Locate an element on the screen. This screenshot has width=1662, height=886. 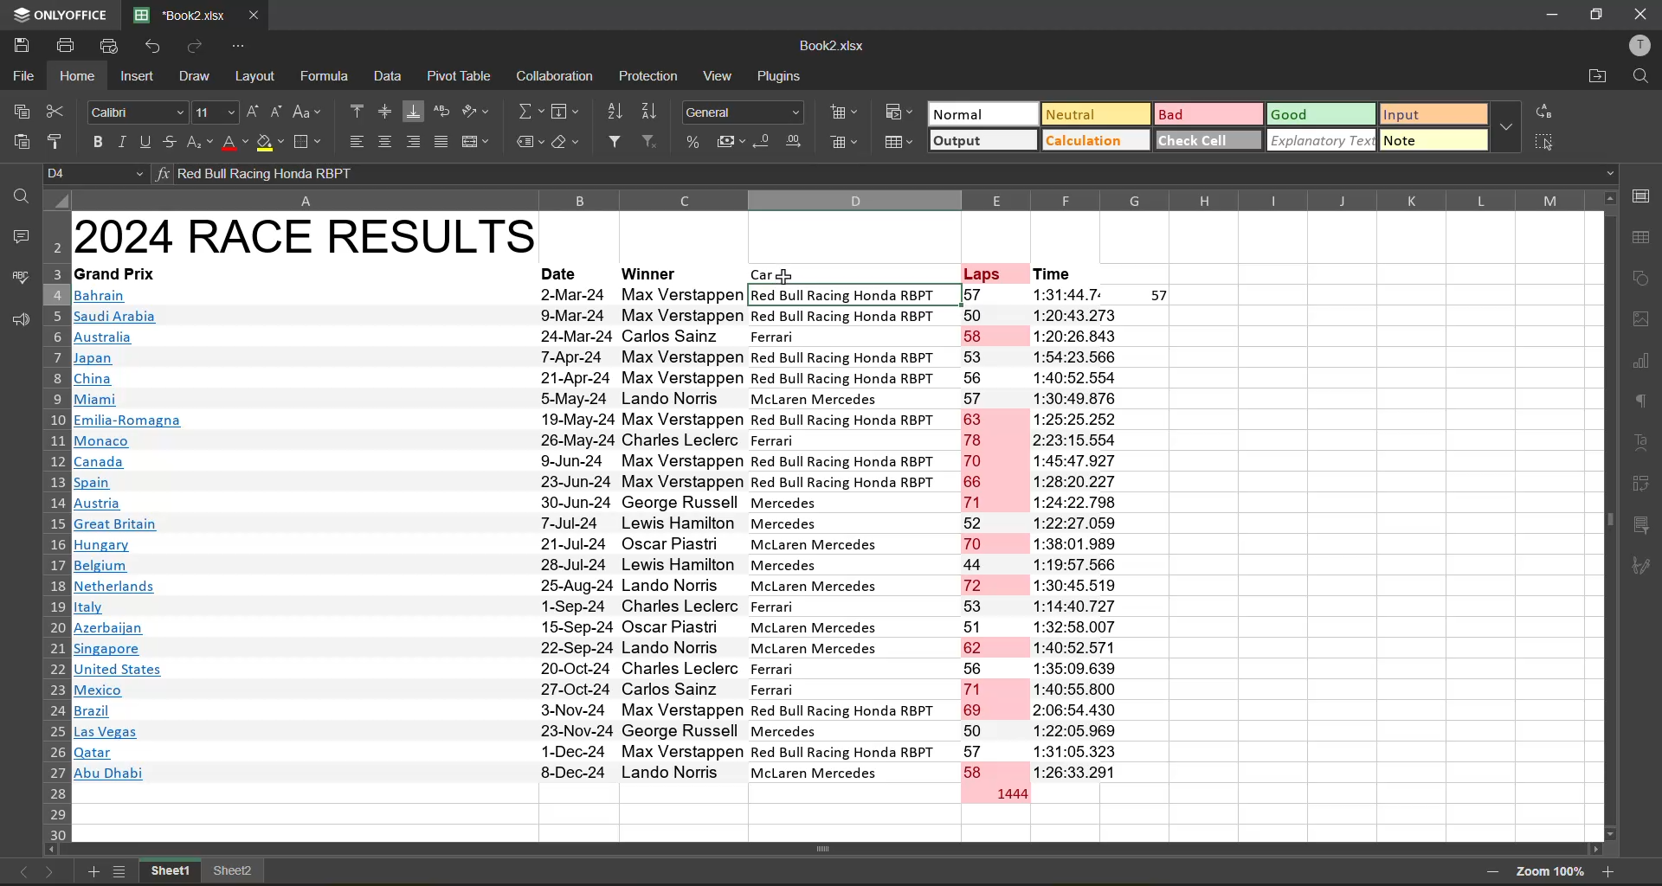
call settings is located at coordinates (1645, 196).